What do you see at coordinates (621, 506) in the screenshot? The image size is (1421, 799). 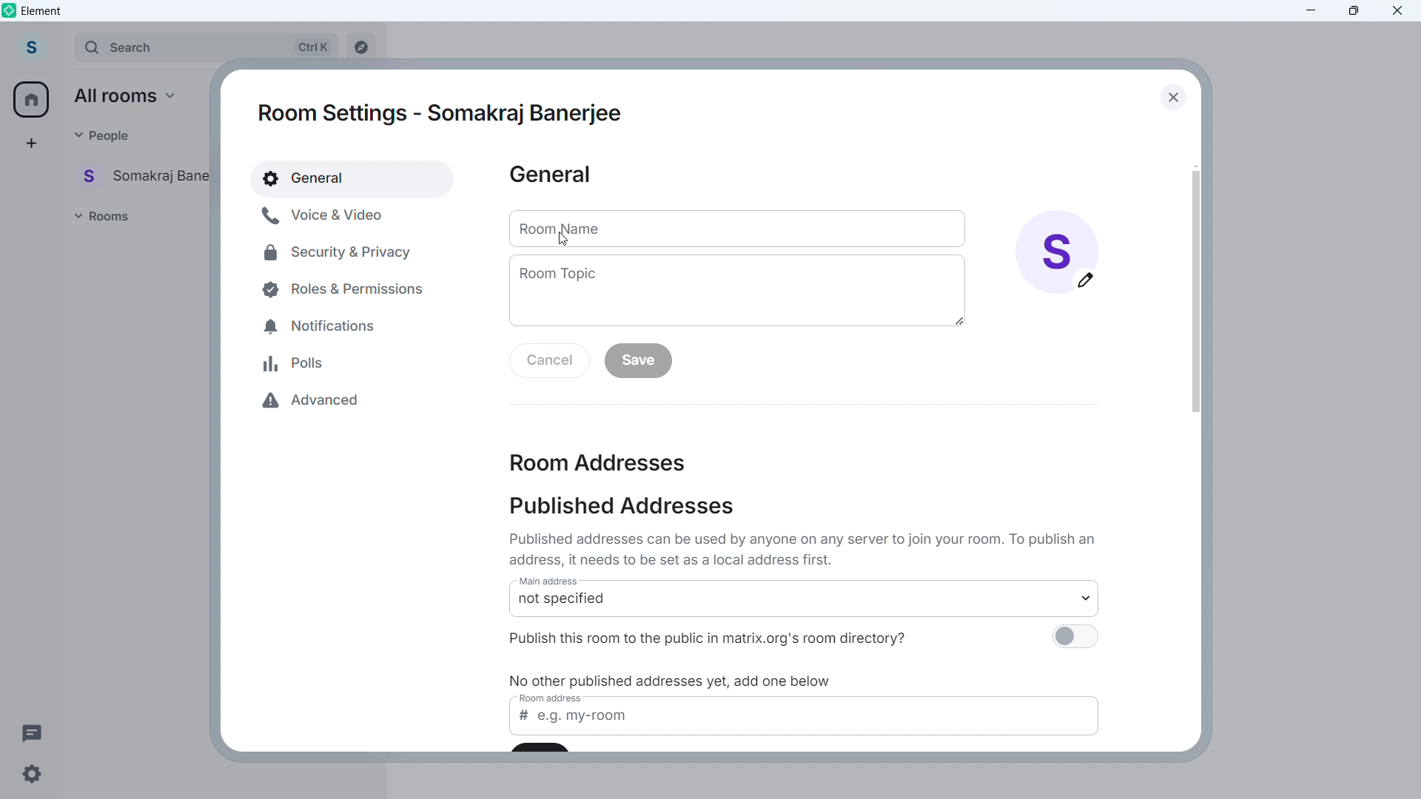 I see `Published addresses ` at bounding box center [621, 506].